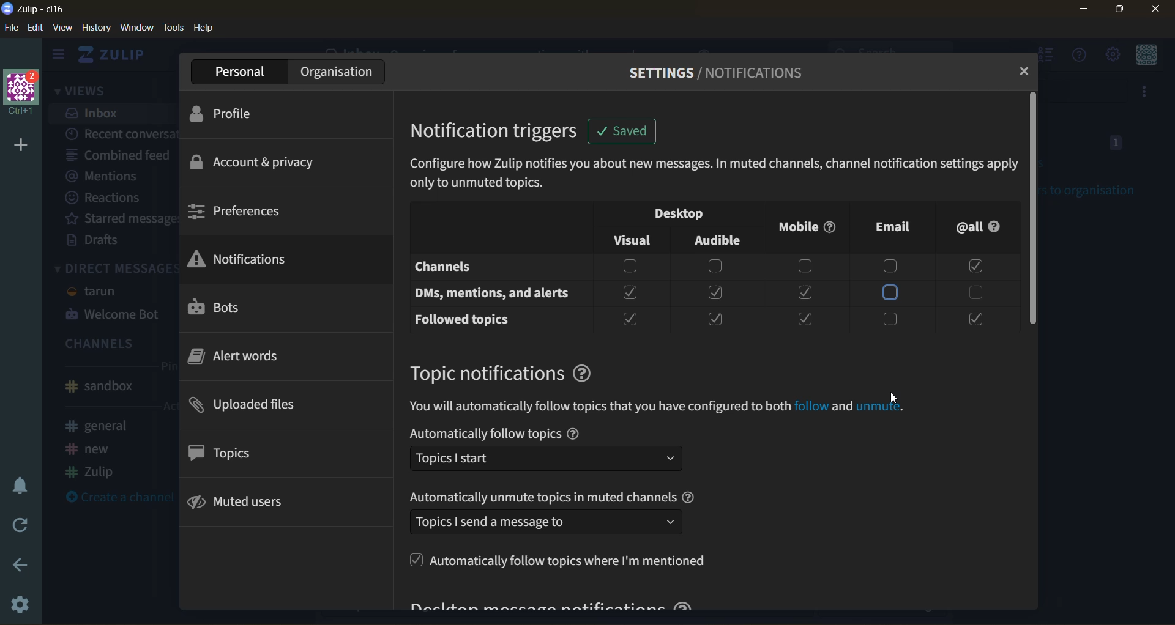 The width and height of the screenshot is (1175, 625). What do you see at coordinates (95, 29) in the screenshot?
I see `history` at bounding box center [95, 29].